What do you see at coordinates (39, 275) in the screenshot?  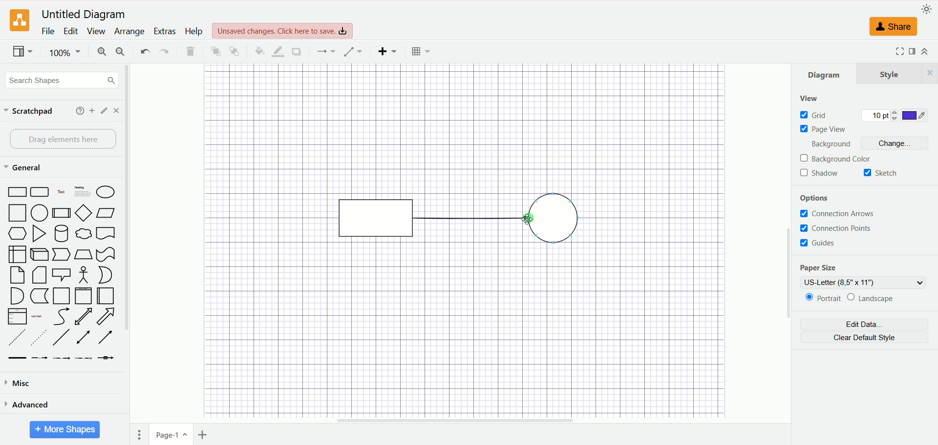 I see `Folded Corner Page` at bounding box center [39, 275].